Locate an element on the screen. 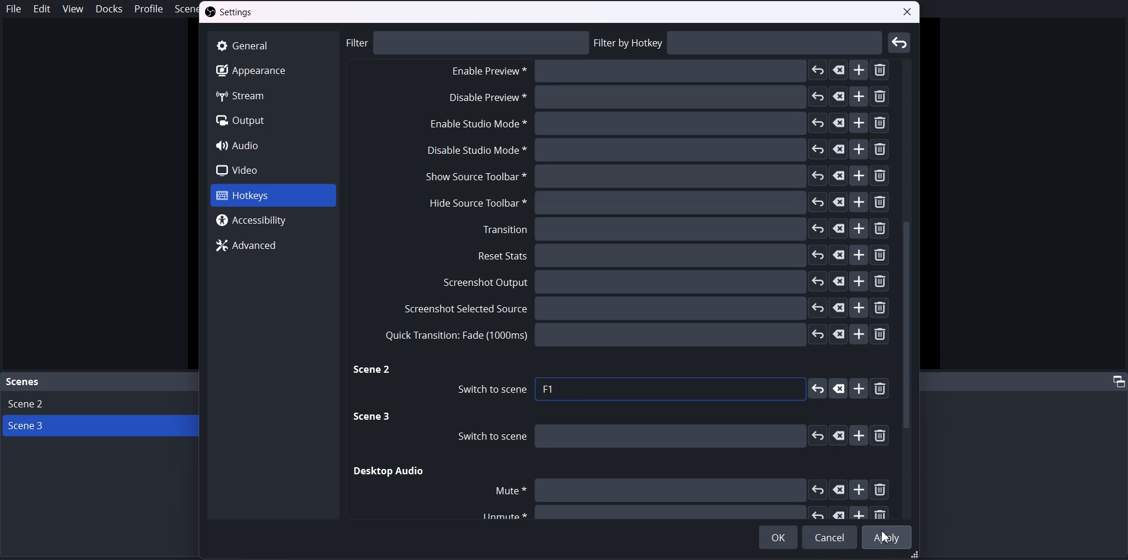 The image size is (1128, 560). Disable Preview is located at coordinates (665, 73).